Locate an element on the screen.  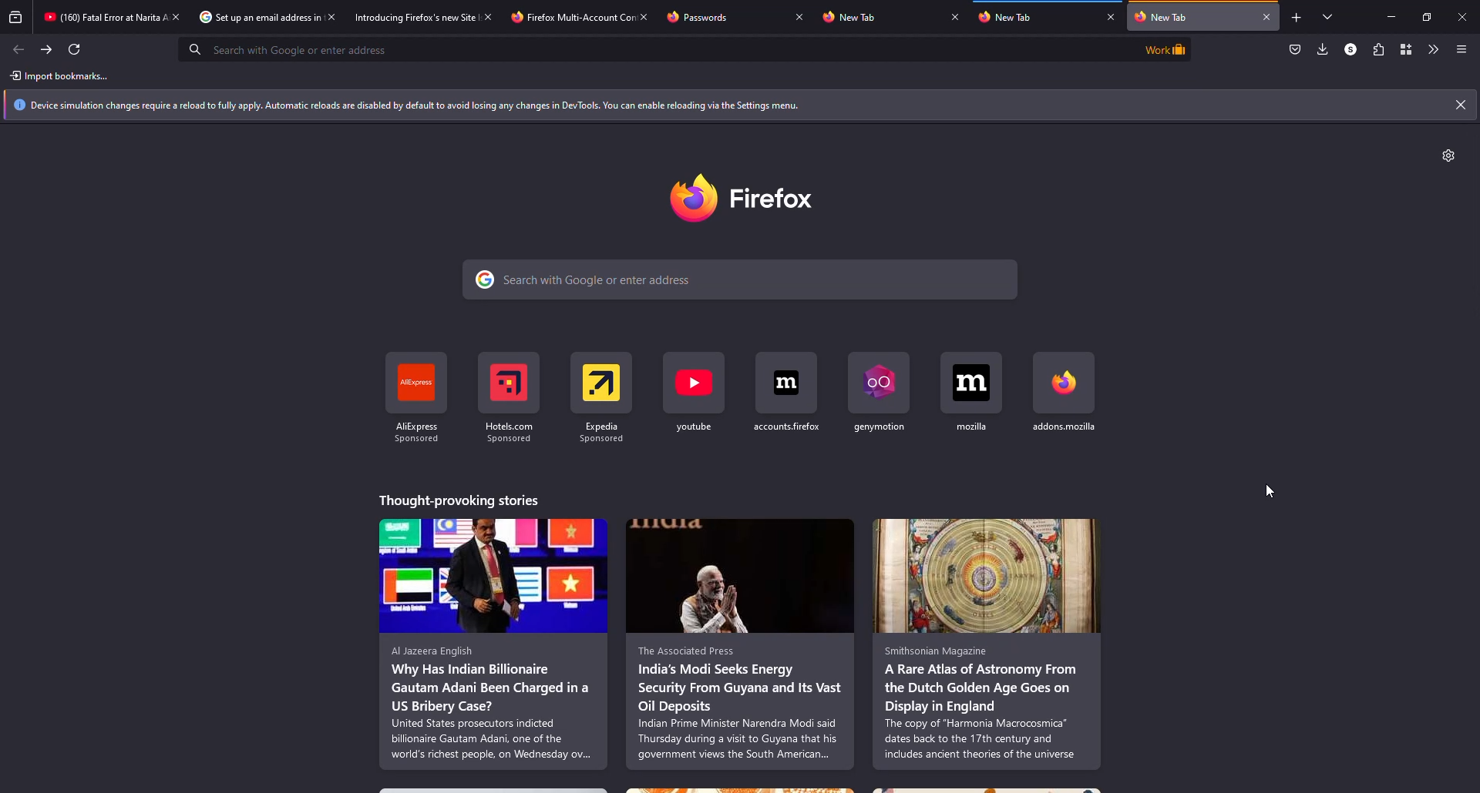
Firefox name and logo is located at coordinates (742, 198).